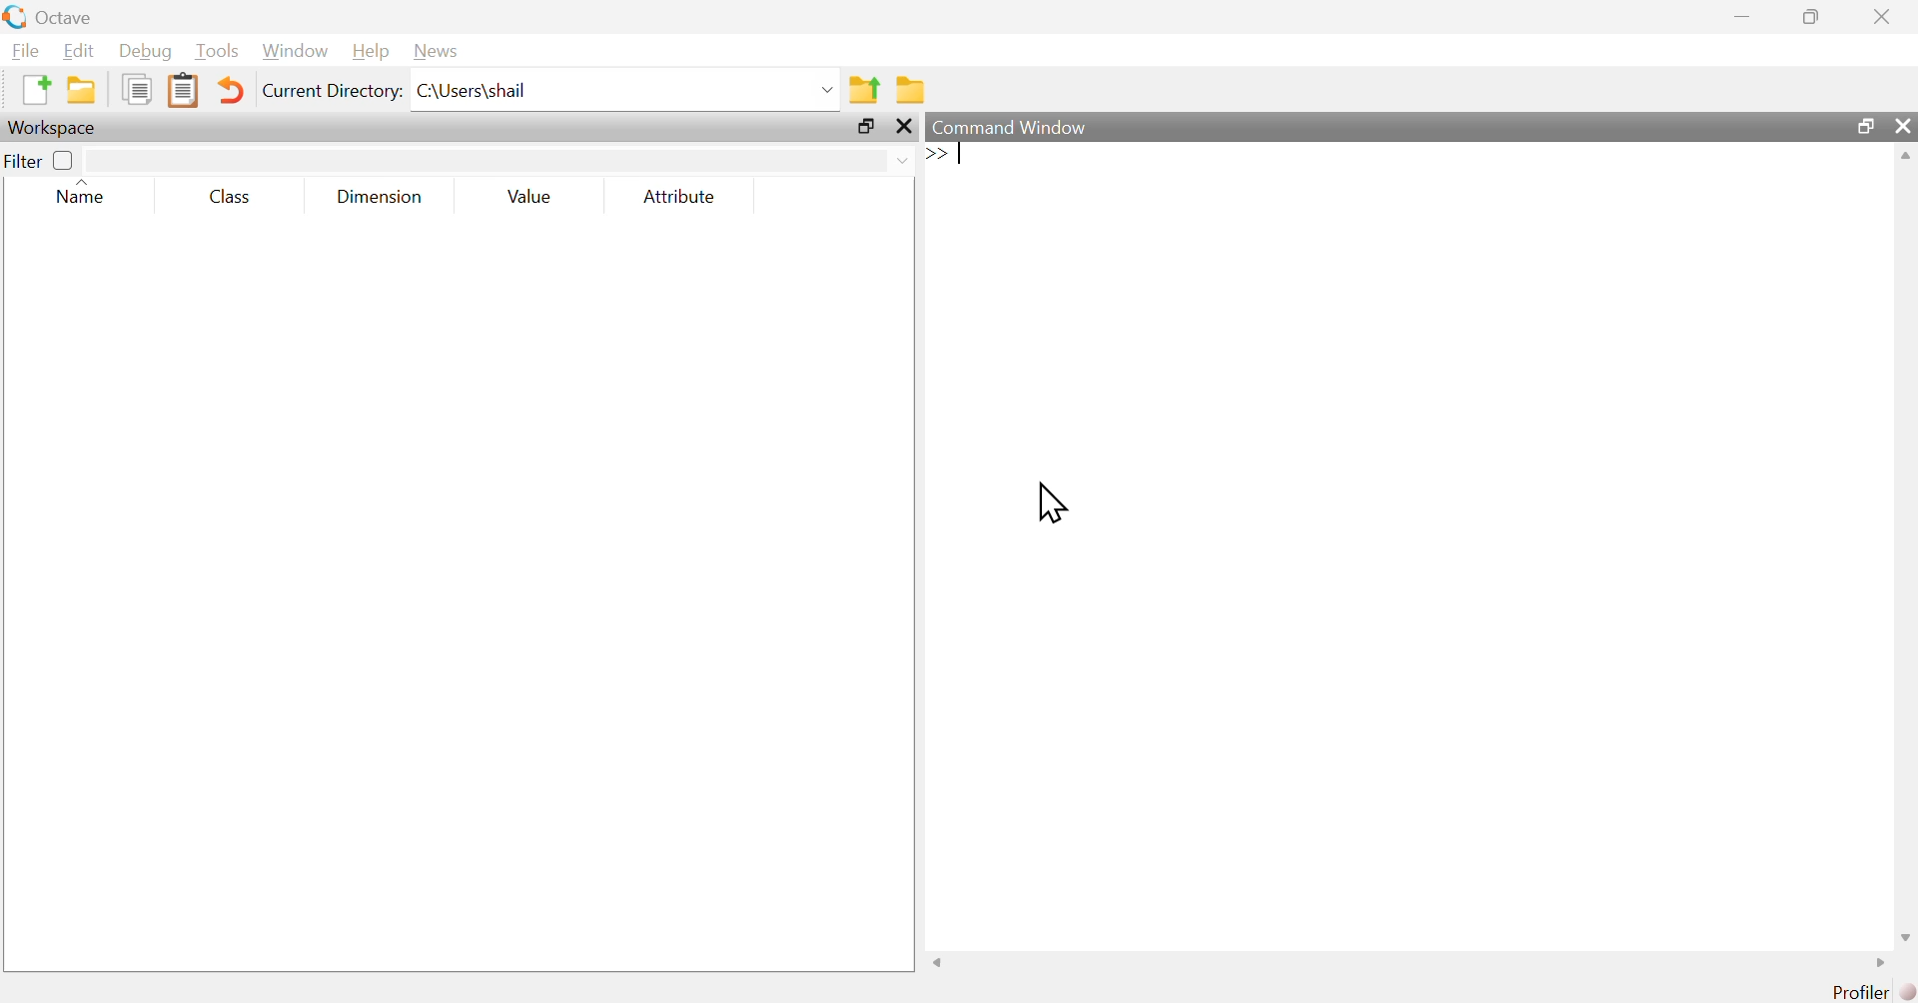 This screenshot has width=1918, height=1003. I want to click on C:\Users\shail, so click(625, 90).